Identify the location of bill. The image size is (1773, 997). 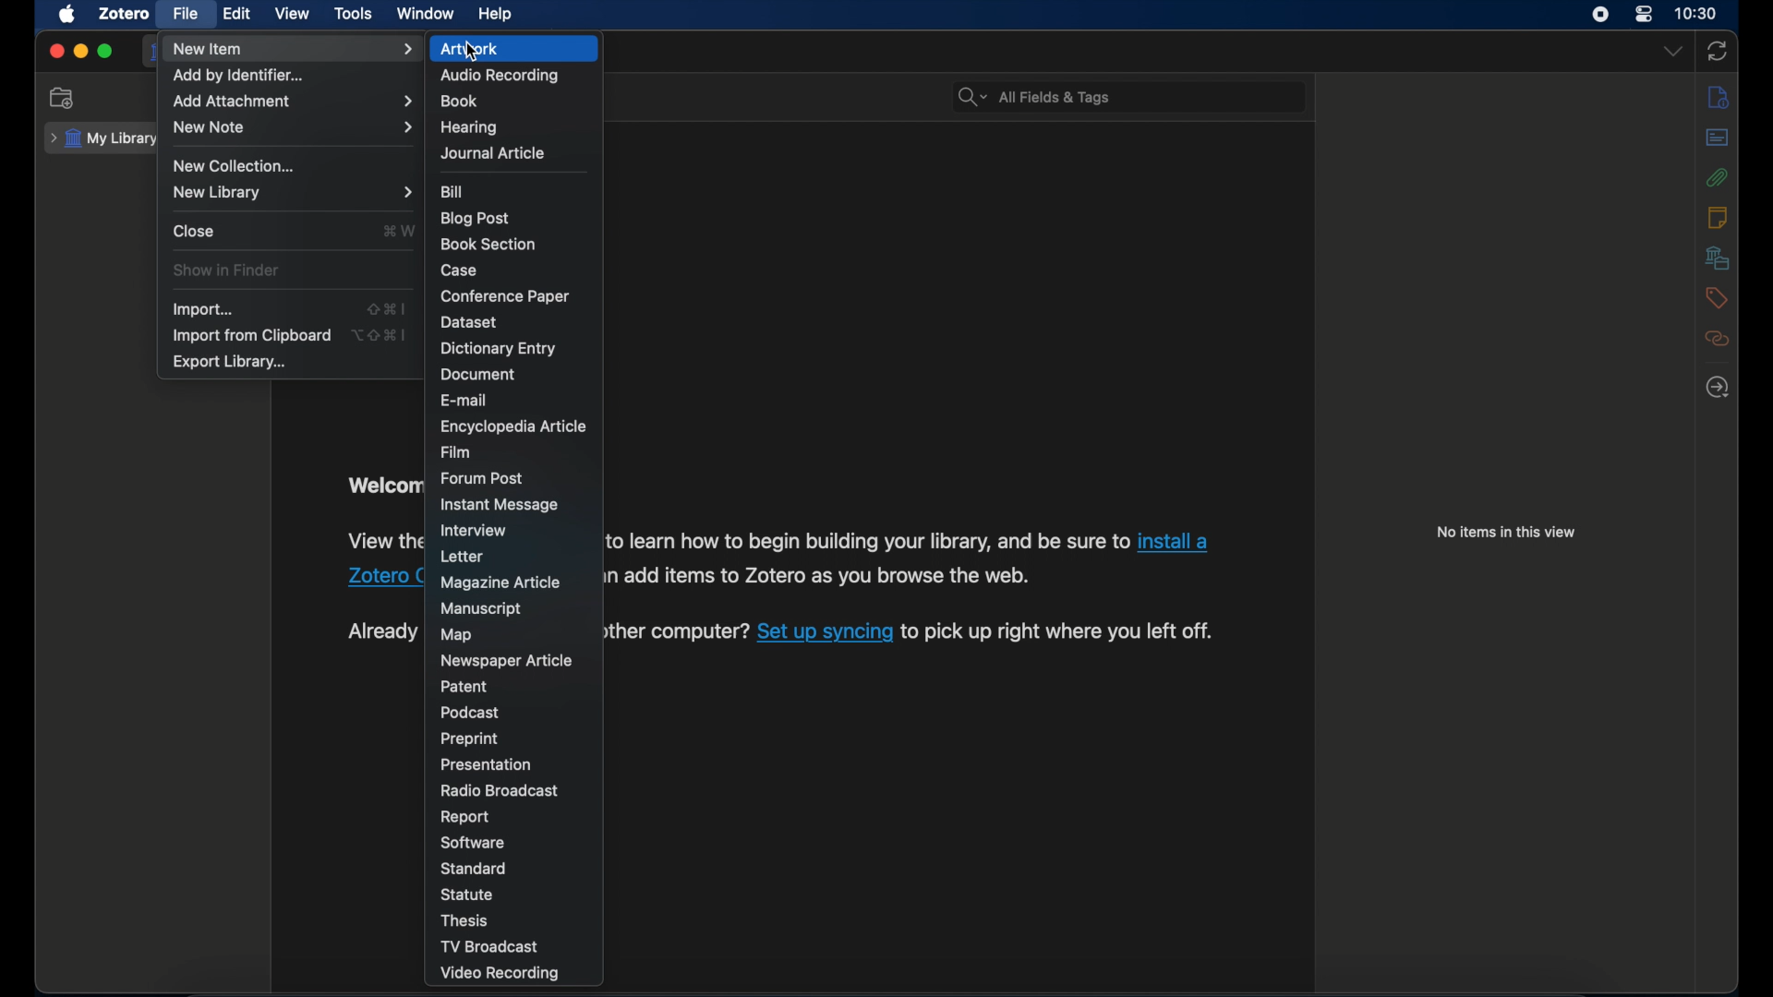
(452, 191).